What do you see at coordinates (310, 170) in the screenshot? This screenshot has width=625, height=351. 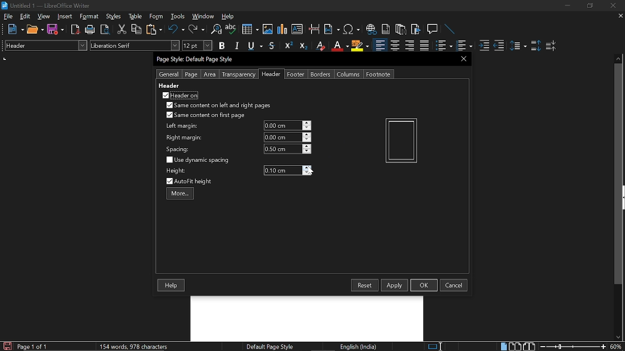 I see `cursor` at bounding box center [310, 170].